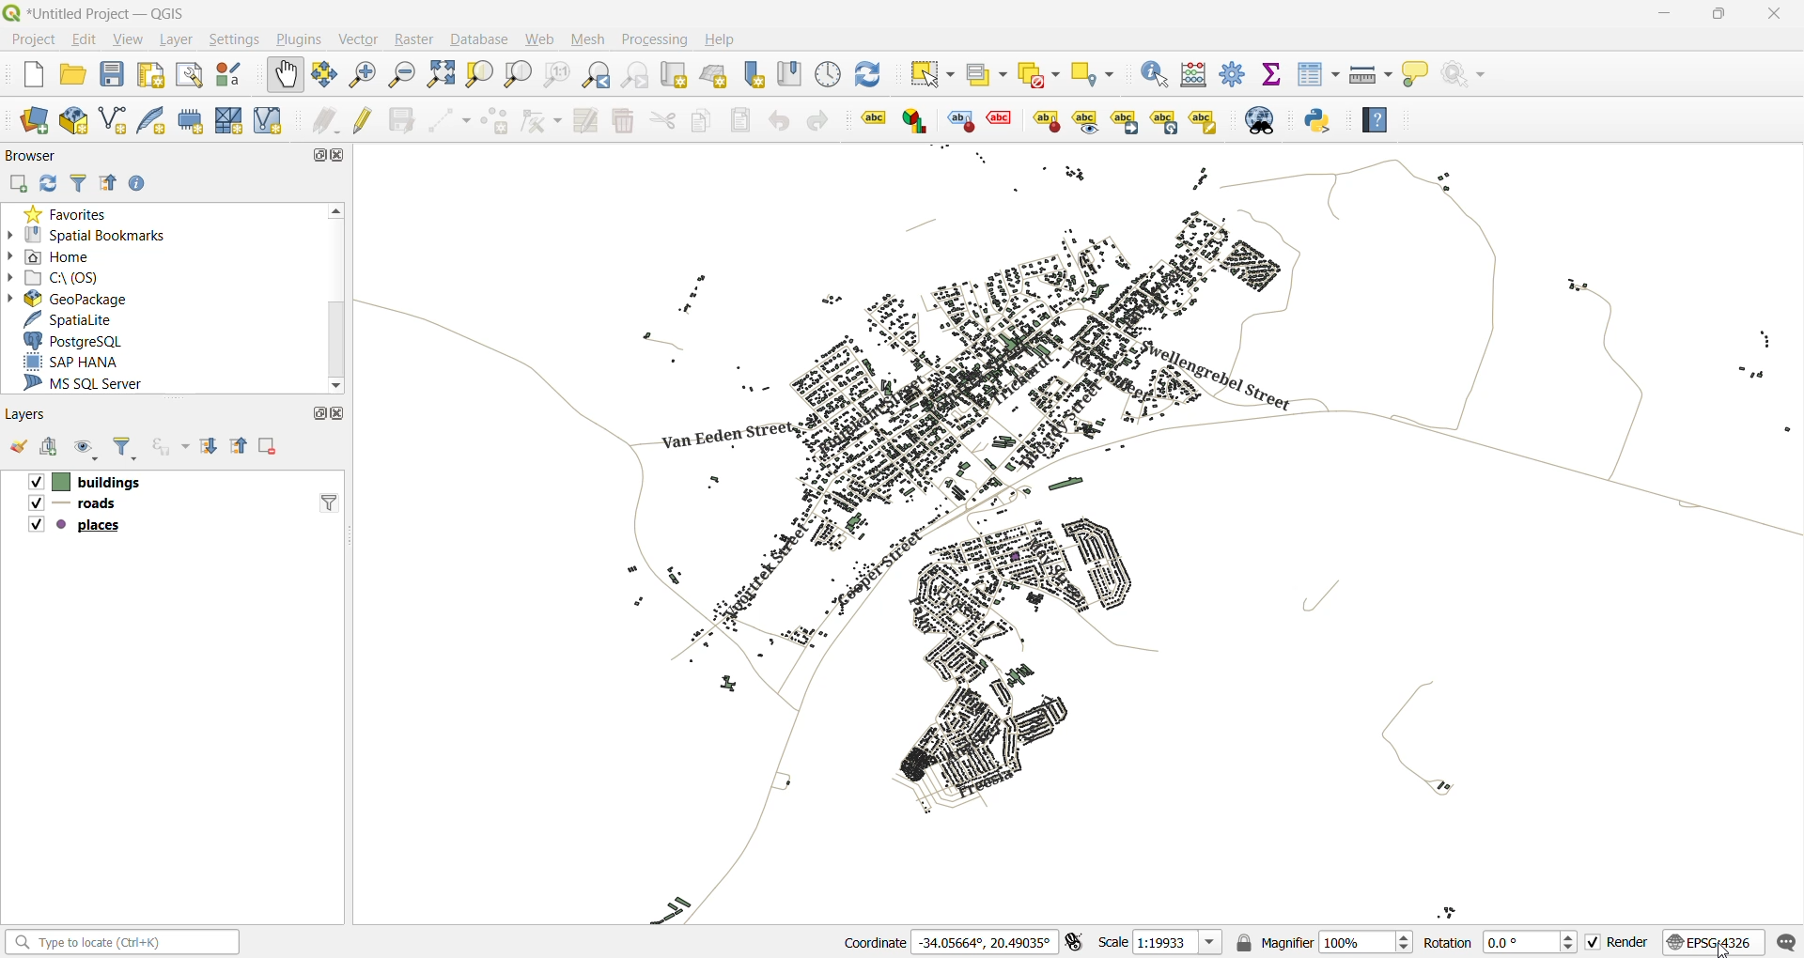 Image resolution: width=1804 pixels, height=958 pixels. What do you see at coordinates (1375, 117) in the screenshot?
I see `help` at bounding box center [1375, 117].